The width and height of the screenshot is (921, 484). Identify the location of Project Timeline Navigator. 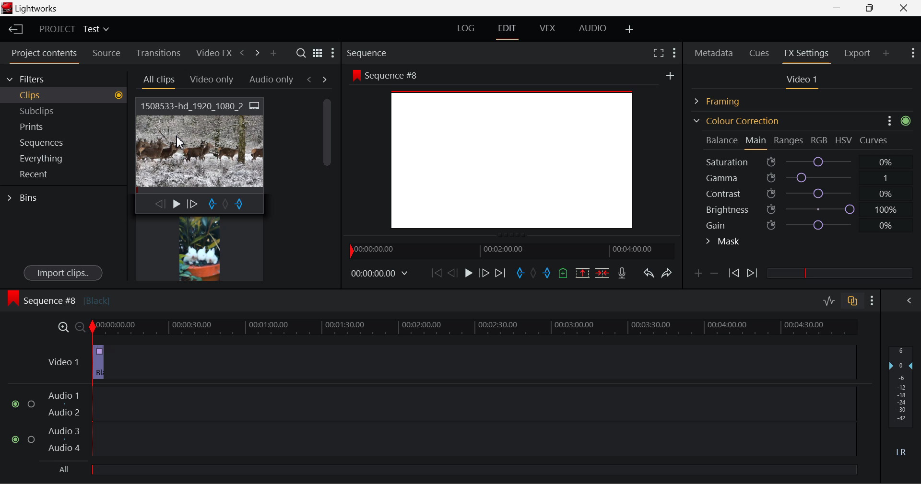
(510, 251).